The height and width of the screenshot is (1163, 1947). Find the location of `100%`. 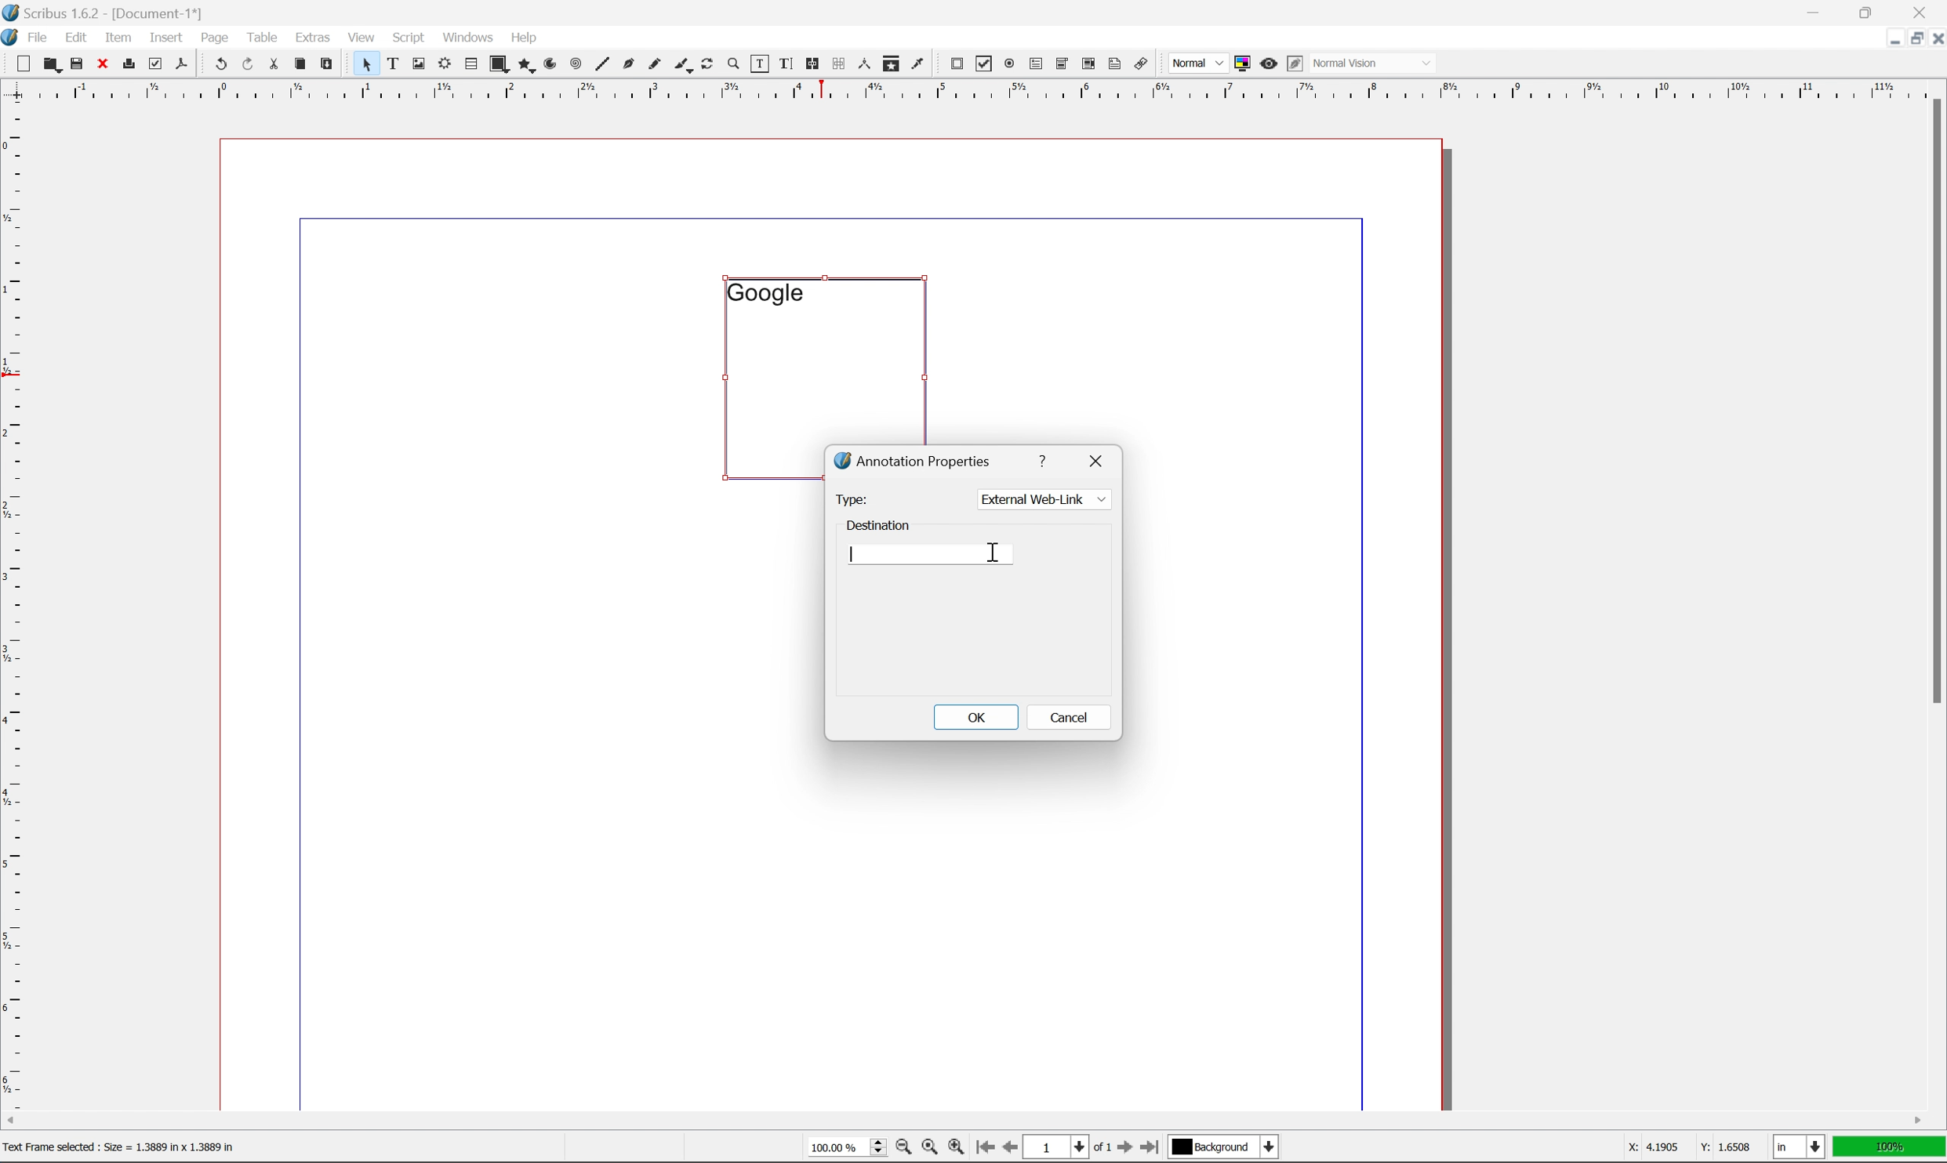

100% is located at coordinates (1890, 1147).